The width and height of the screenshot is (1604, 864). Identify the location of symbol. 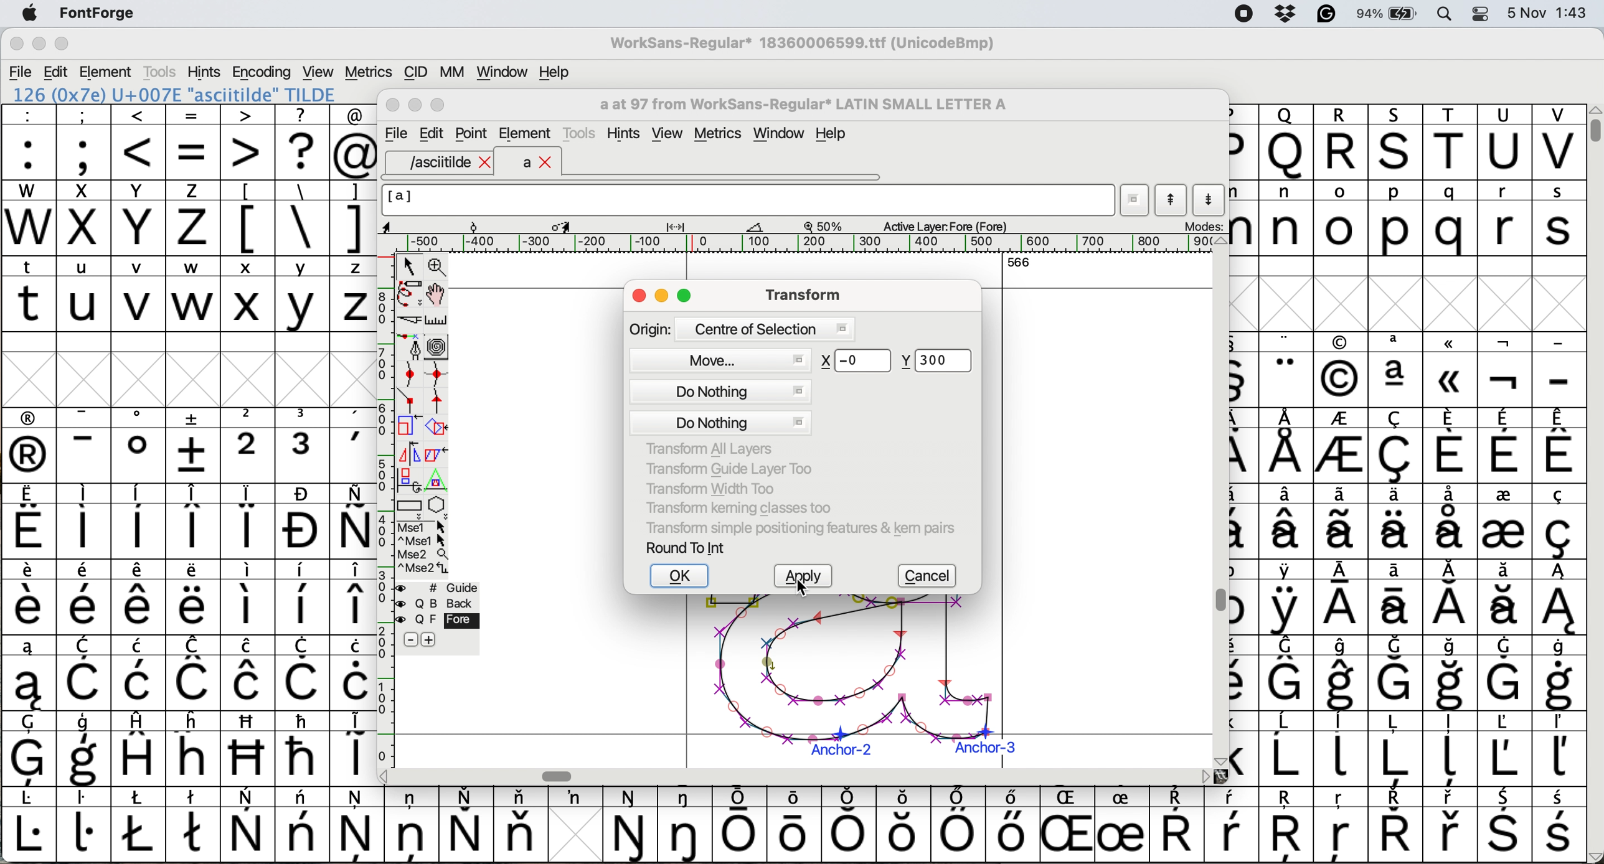
(687, 824).